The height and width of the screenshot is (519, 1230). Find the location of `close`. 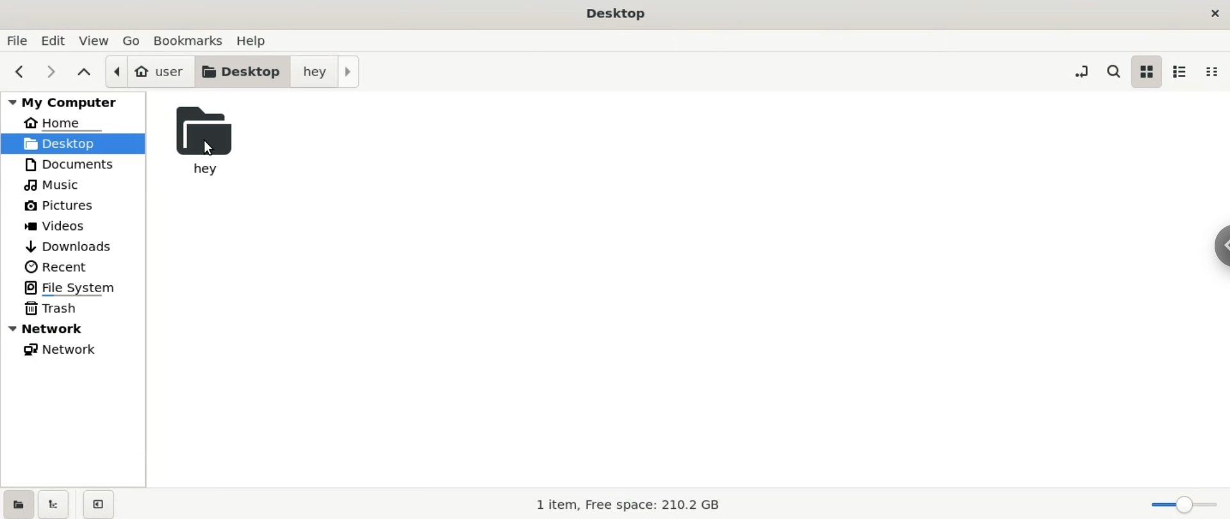

close is located at coordinates (1208, 15).